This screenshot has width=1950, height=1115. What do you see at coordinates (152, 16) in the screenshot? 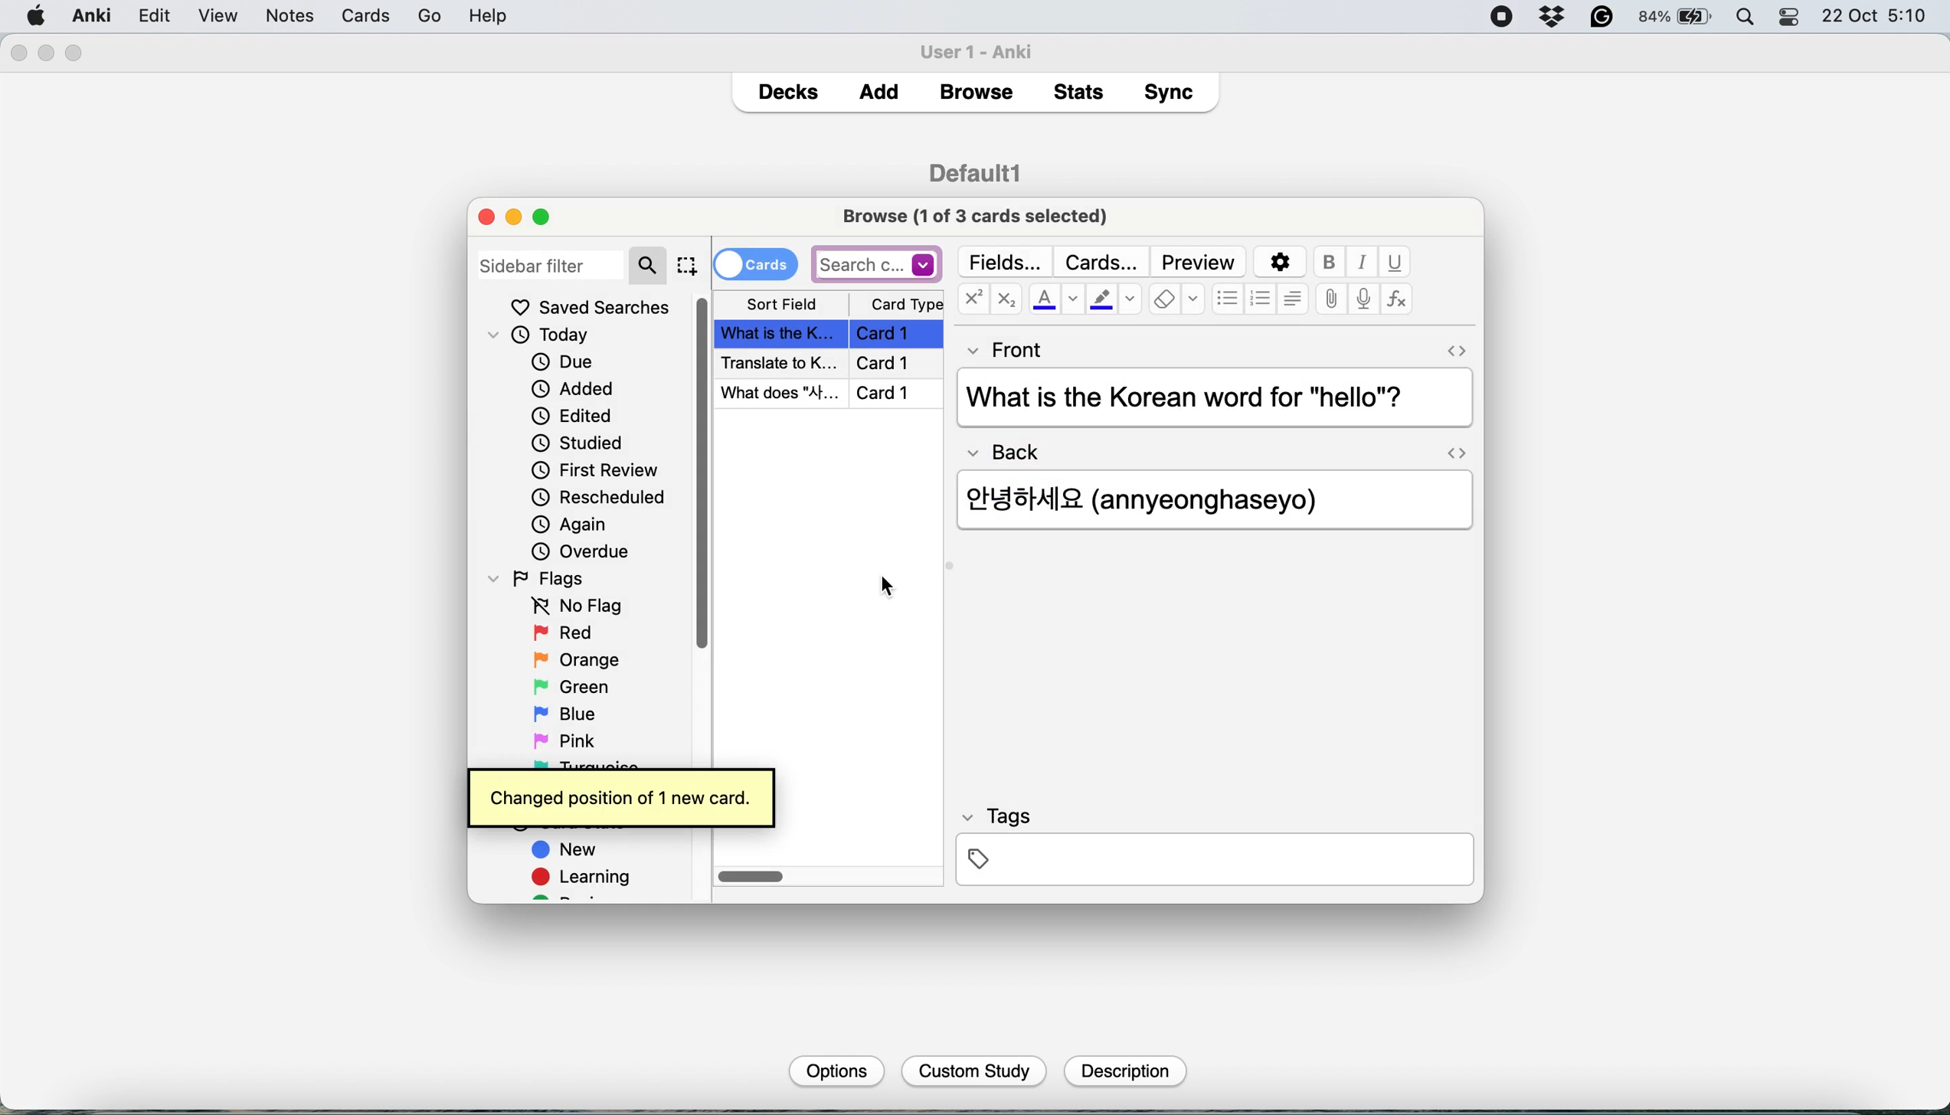
I see `file` at bounding box center [152, 16].